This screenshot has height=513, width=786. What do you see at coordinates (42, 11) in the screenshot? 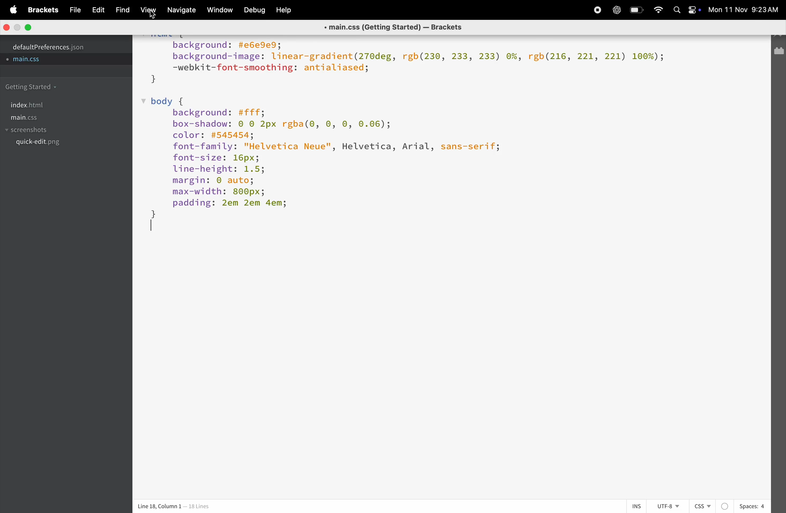
I see `brackets` at bounding box center [42, 11].